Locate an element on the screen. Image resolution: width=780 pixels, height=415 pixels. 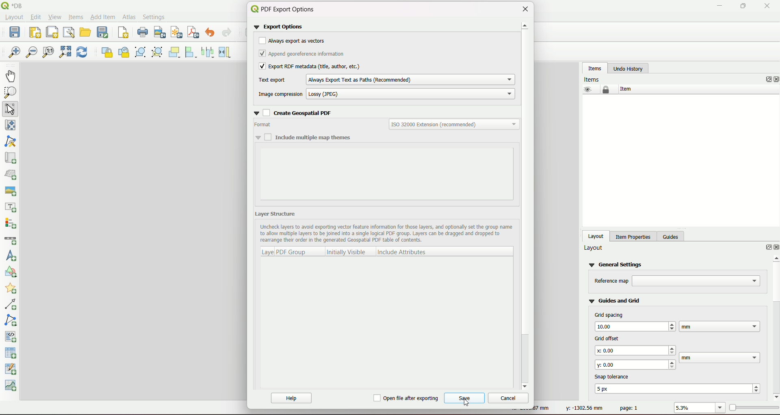
close is located at coordinates (775, 248).